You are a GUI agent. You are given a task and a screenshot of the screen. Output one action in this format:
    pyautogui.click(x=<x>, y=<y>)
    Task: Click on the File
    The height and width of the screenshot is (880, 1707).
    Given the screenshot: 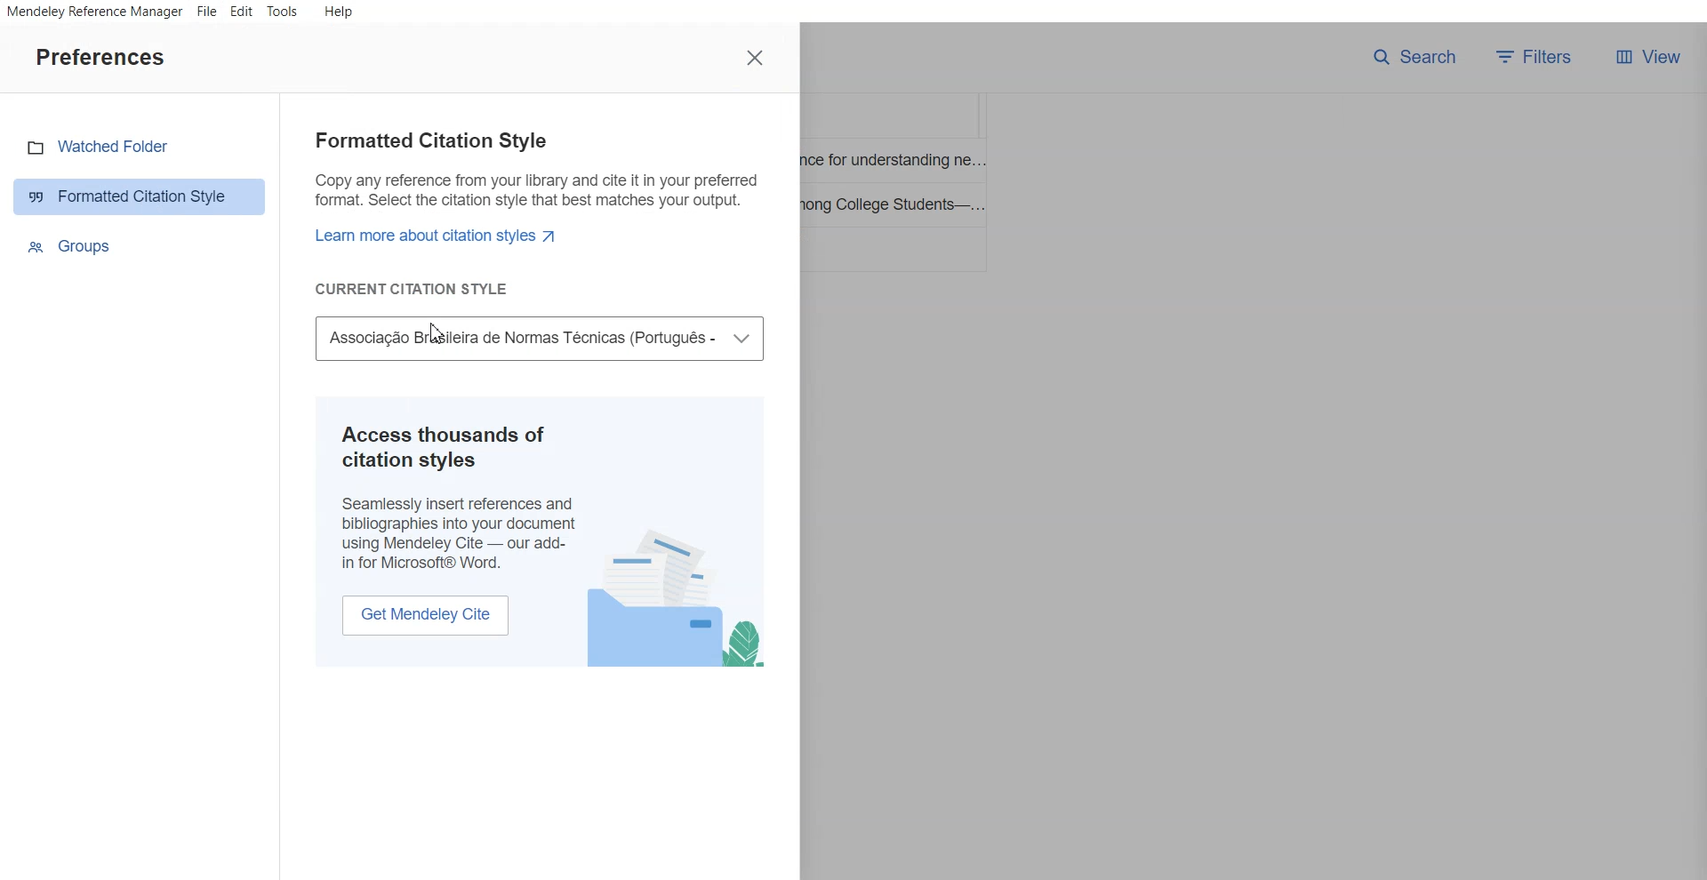 What is the action you would take?
    pyautogui.click(x=207, y=12)
    